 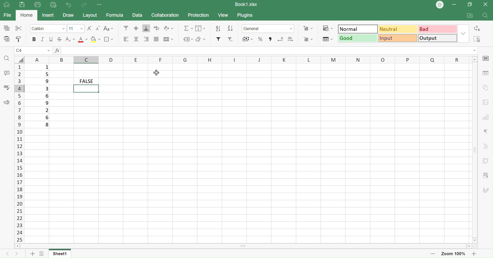 What do you see at coordinates (108, 39) in the screenshot?
I see `Borders` at bounding box center [108, 39].